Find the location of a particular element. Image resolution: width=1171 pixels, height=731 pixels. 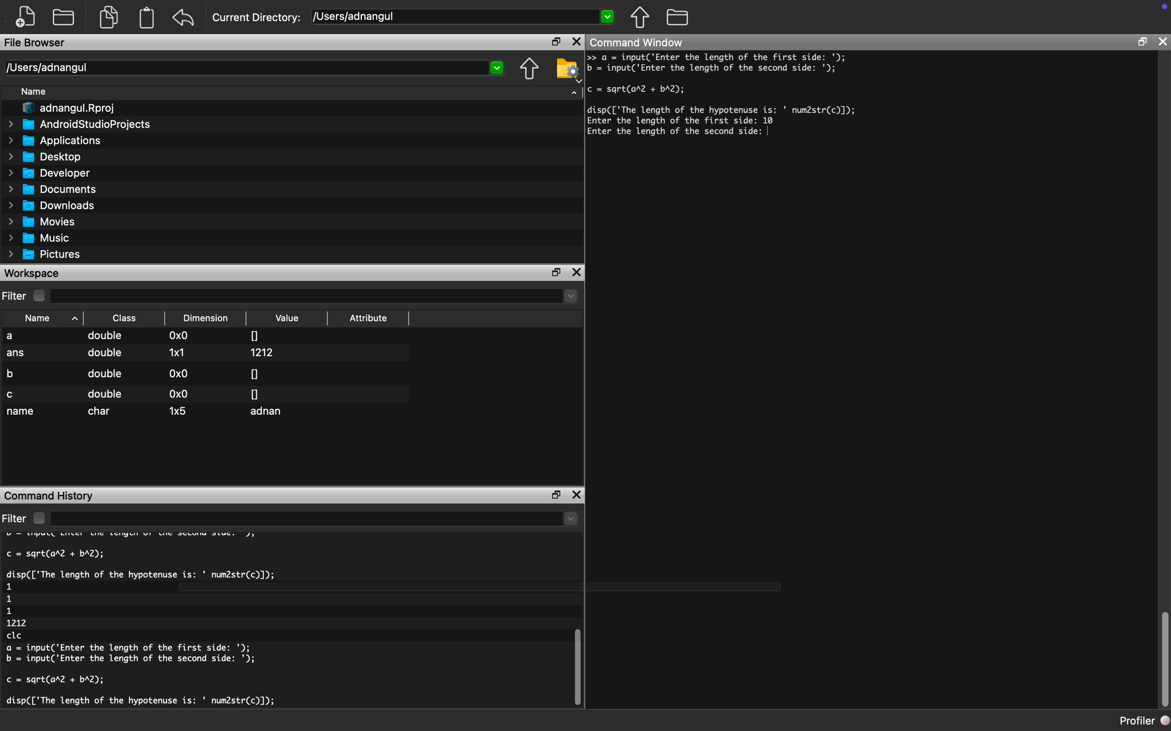

0x0 is located at coordinates (177, 394).